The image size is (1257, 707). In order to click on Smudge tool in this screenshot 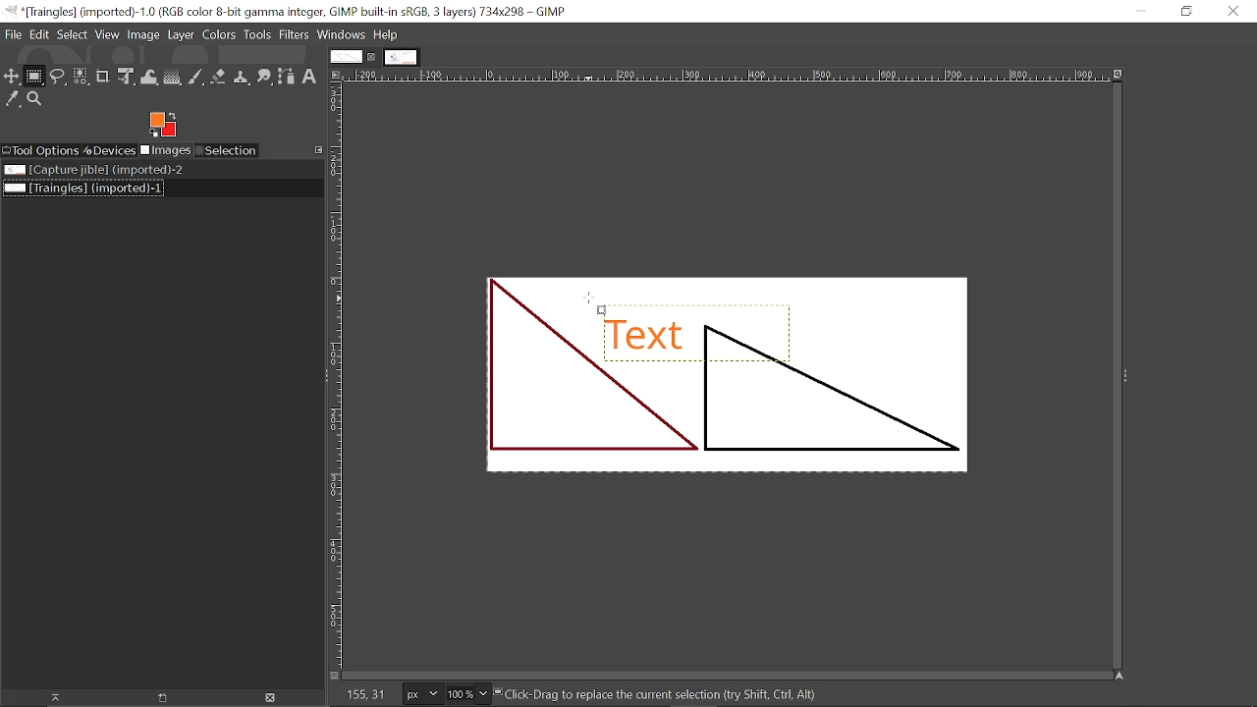, I will do `click(265, 79)`.